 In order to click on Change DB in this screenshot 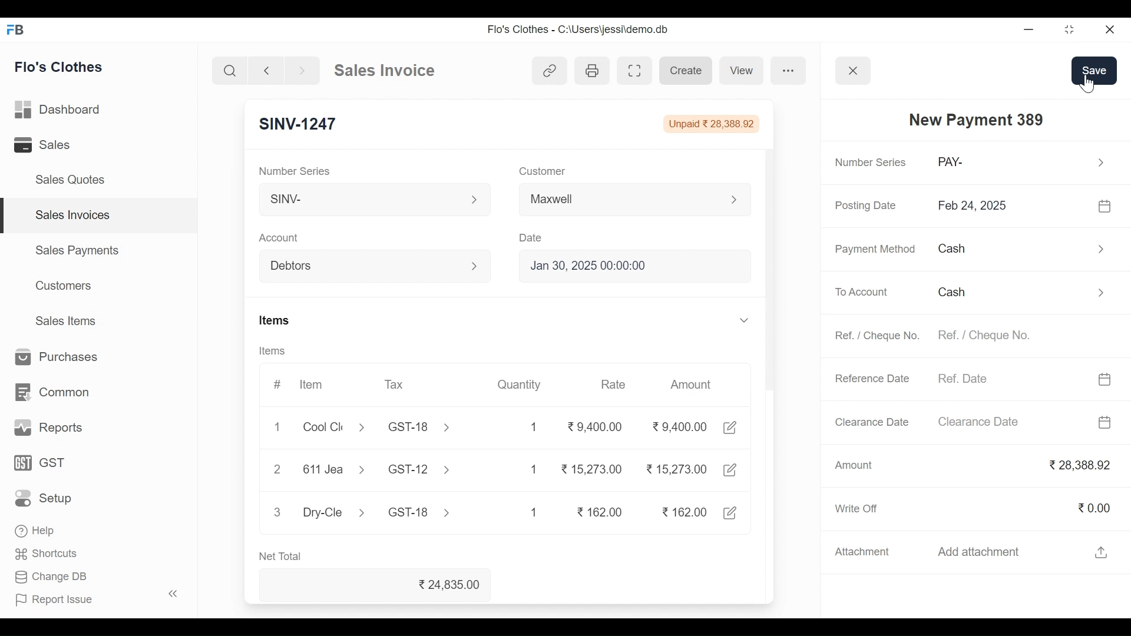, I will do `click(52, 578)`.